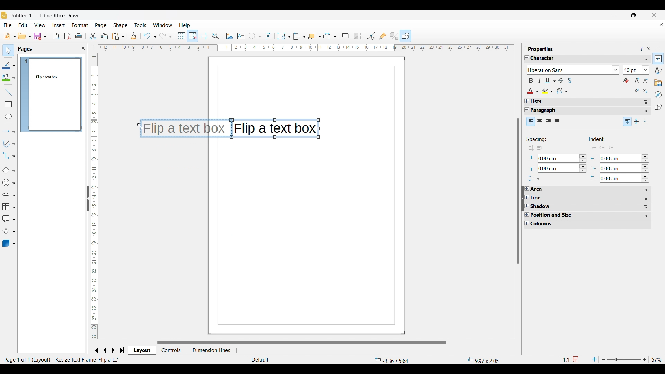 This screenshot has height=374, width=665. I want to click on resize text frame 'flip a t...', so click(88, 359).